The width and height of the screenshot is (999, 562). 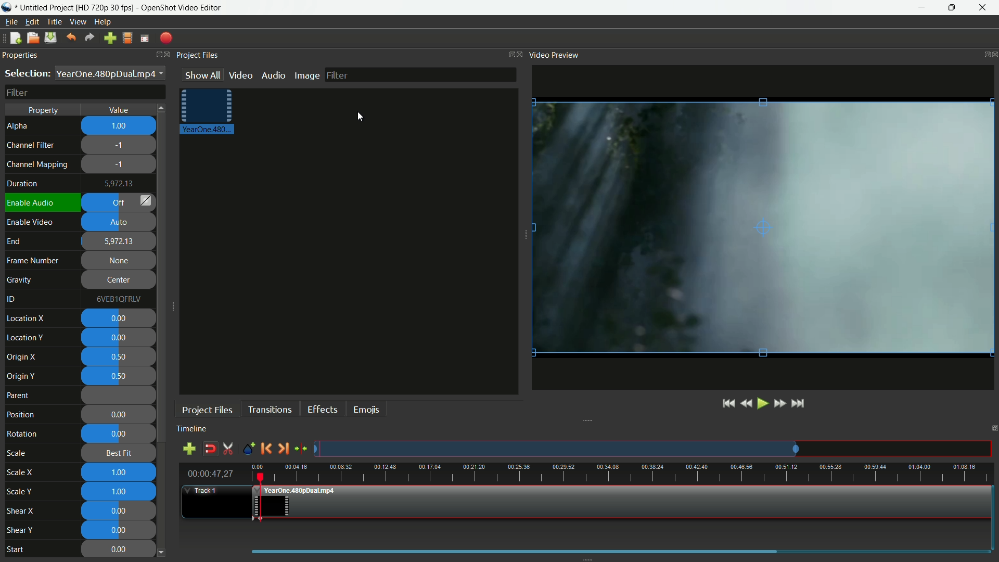 I want to click on origin x, so click(x=23, y=357).